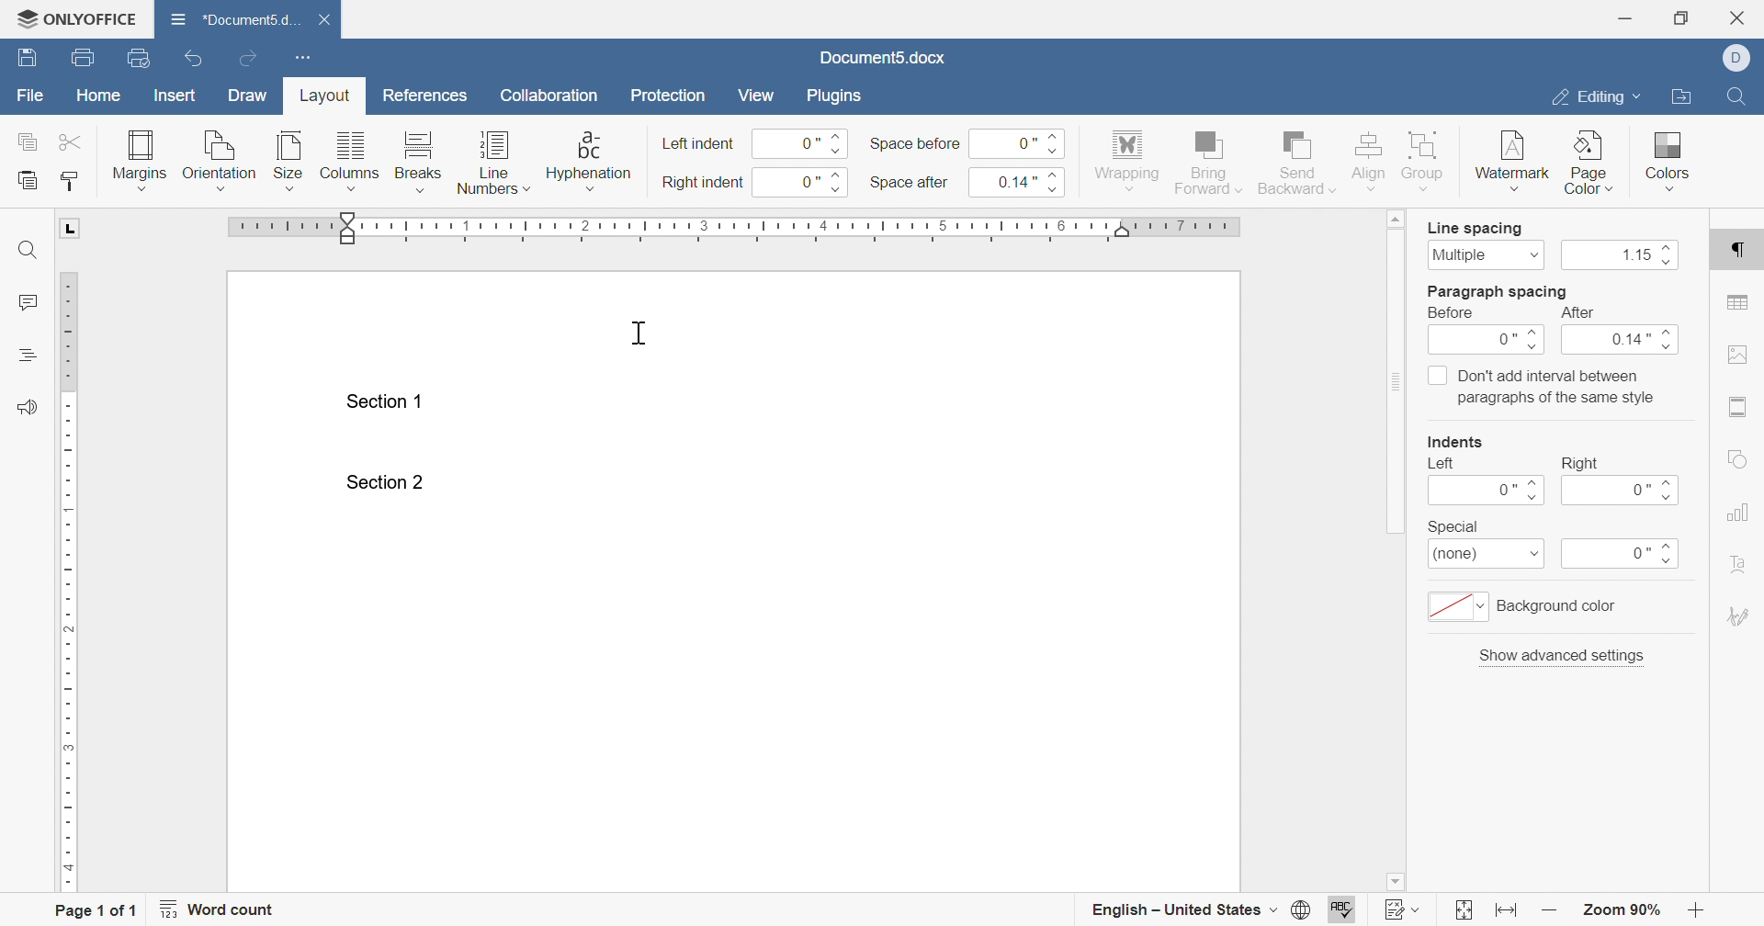 Image resolution: width=1764 pixels, height=926 pixels. I want to click on close, so click(323, 20).